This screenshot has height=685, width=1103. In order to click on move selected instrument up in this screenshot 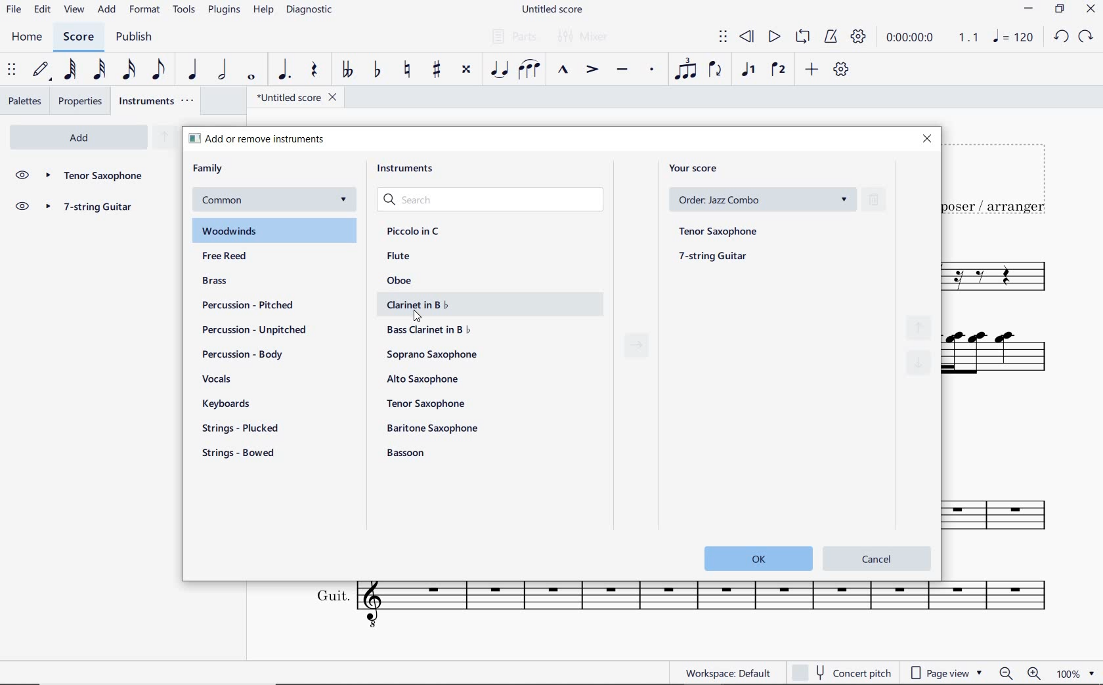, I will do `click(922, 323)`.